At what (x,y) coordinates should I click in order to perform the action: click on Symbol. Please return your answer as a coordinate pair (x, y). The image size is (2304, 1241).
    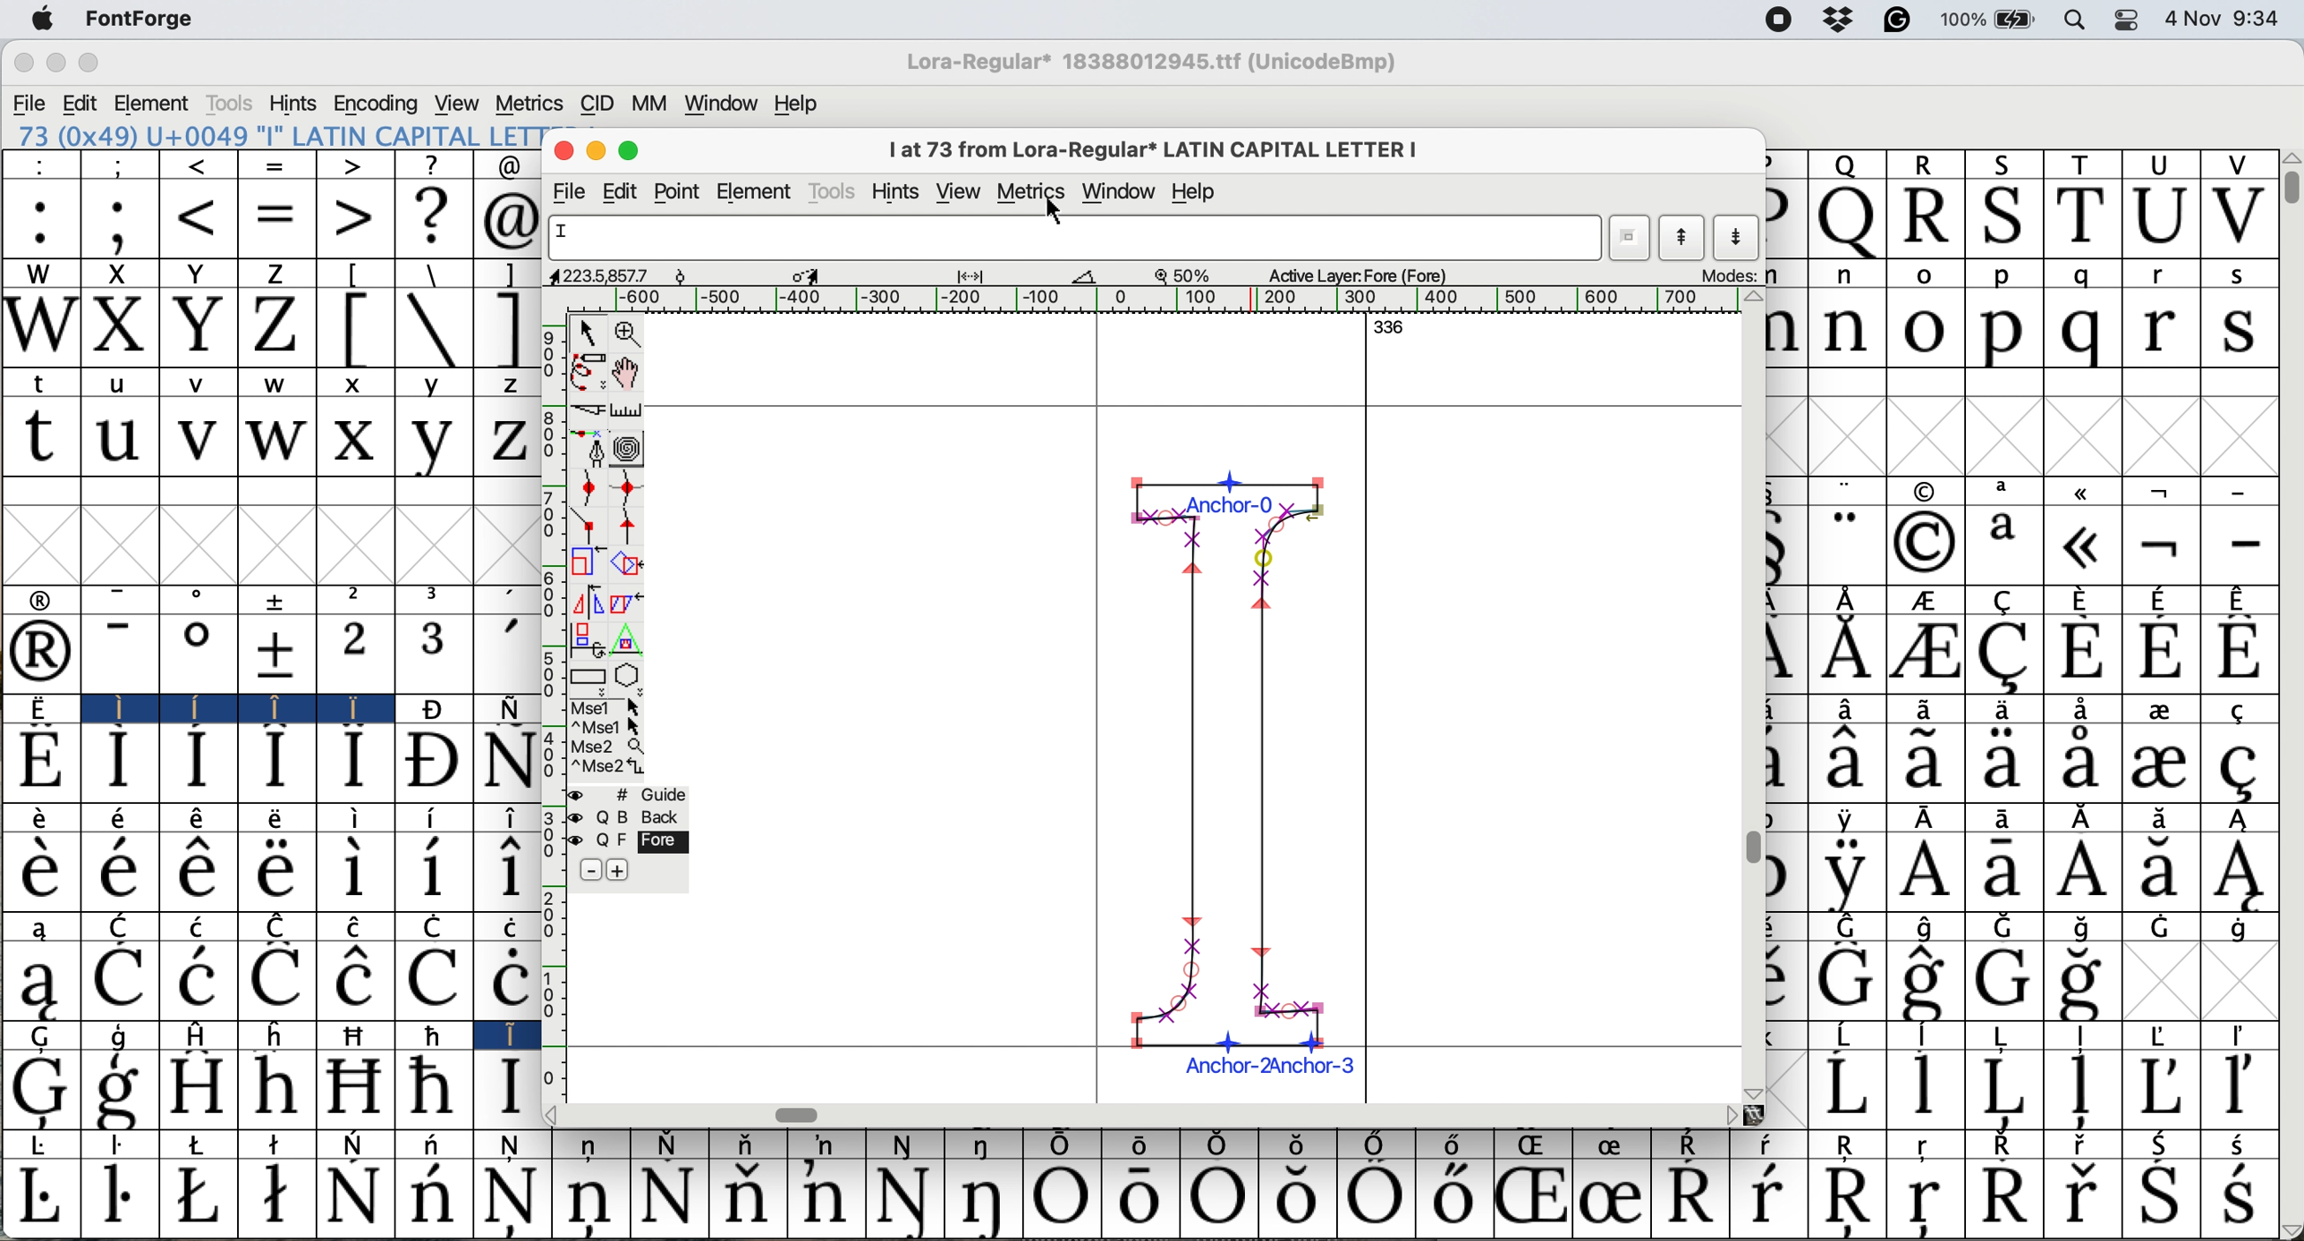
    Looking at the image, I should click on (2164, 818).